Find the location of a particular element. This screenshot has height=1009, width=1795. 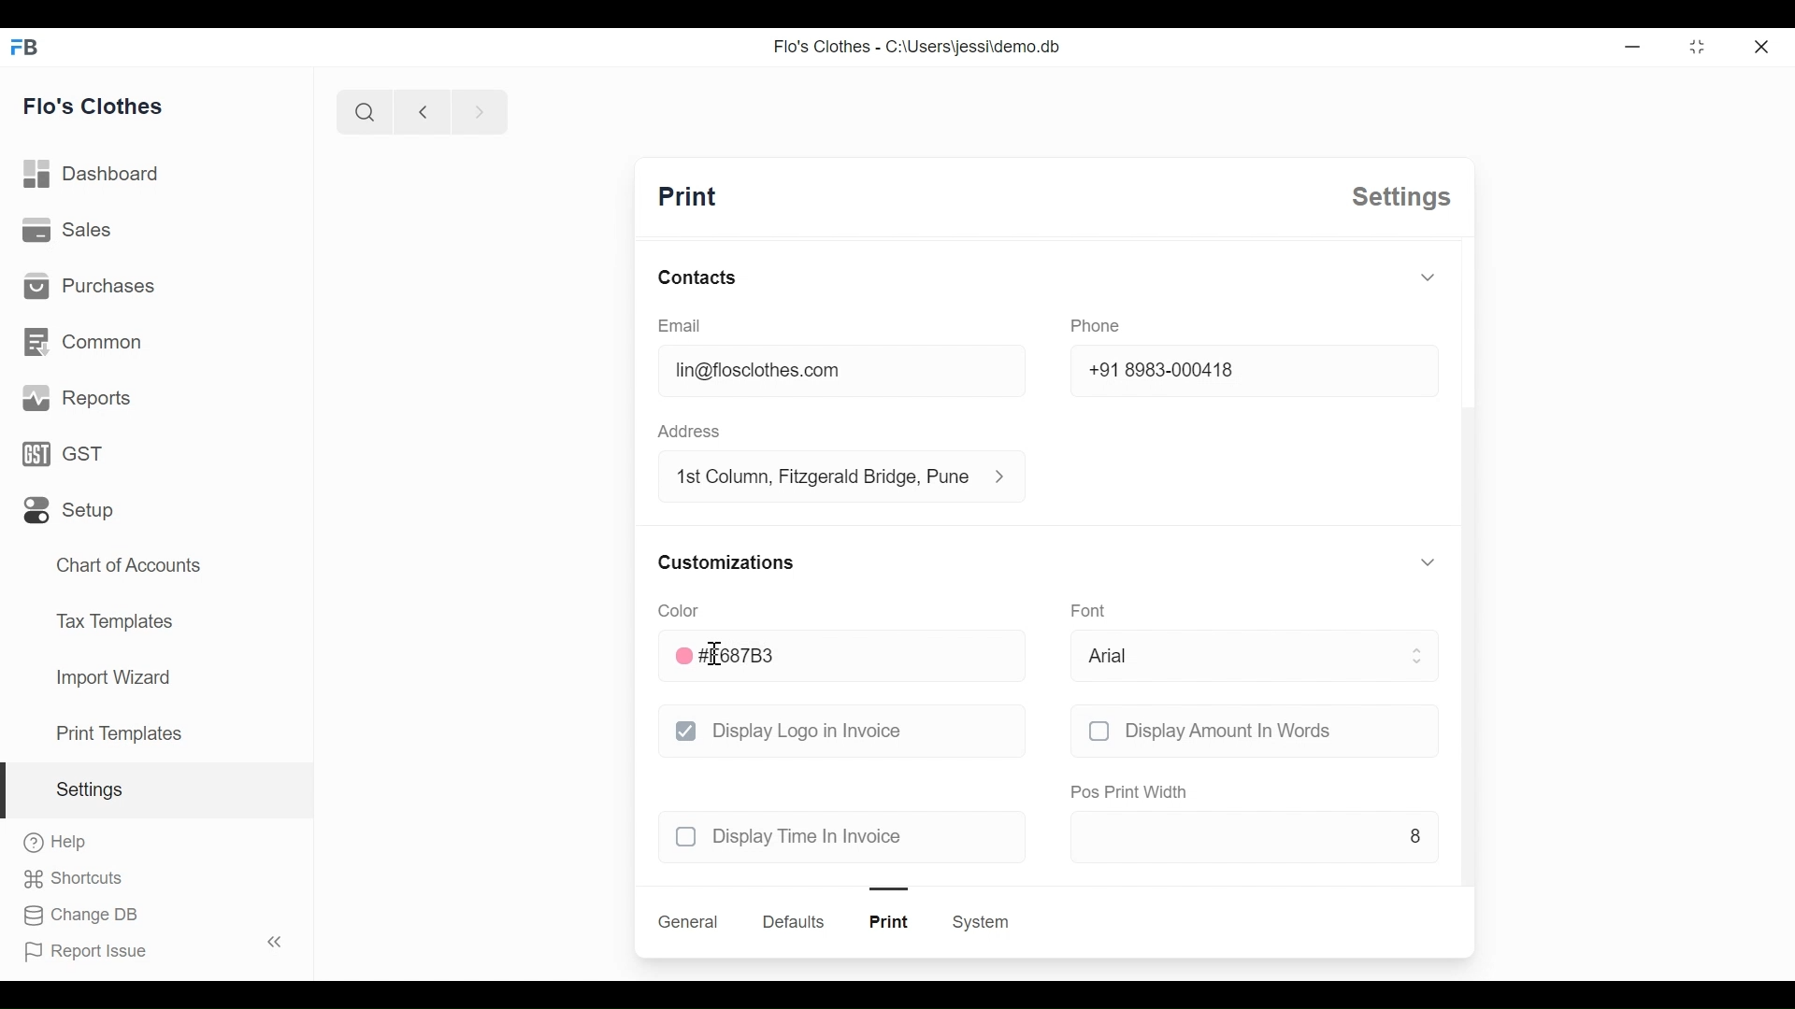

close is located at coordinates (1760, 46).